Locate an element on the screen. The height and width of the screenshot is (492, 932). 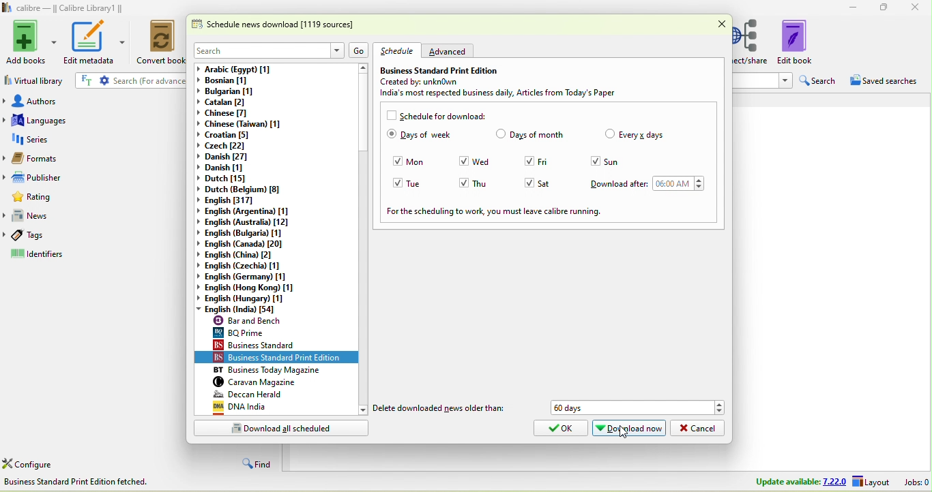
every days is located at coordinates (641, 135).